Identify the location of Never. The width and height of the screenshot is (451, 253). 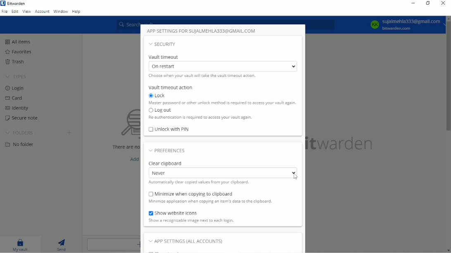
(222, 173).